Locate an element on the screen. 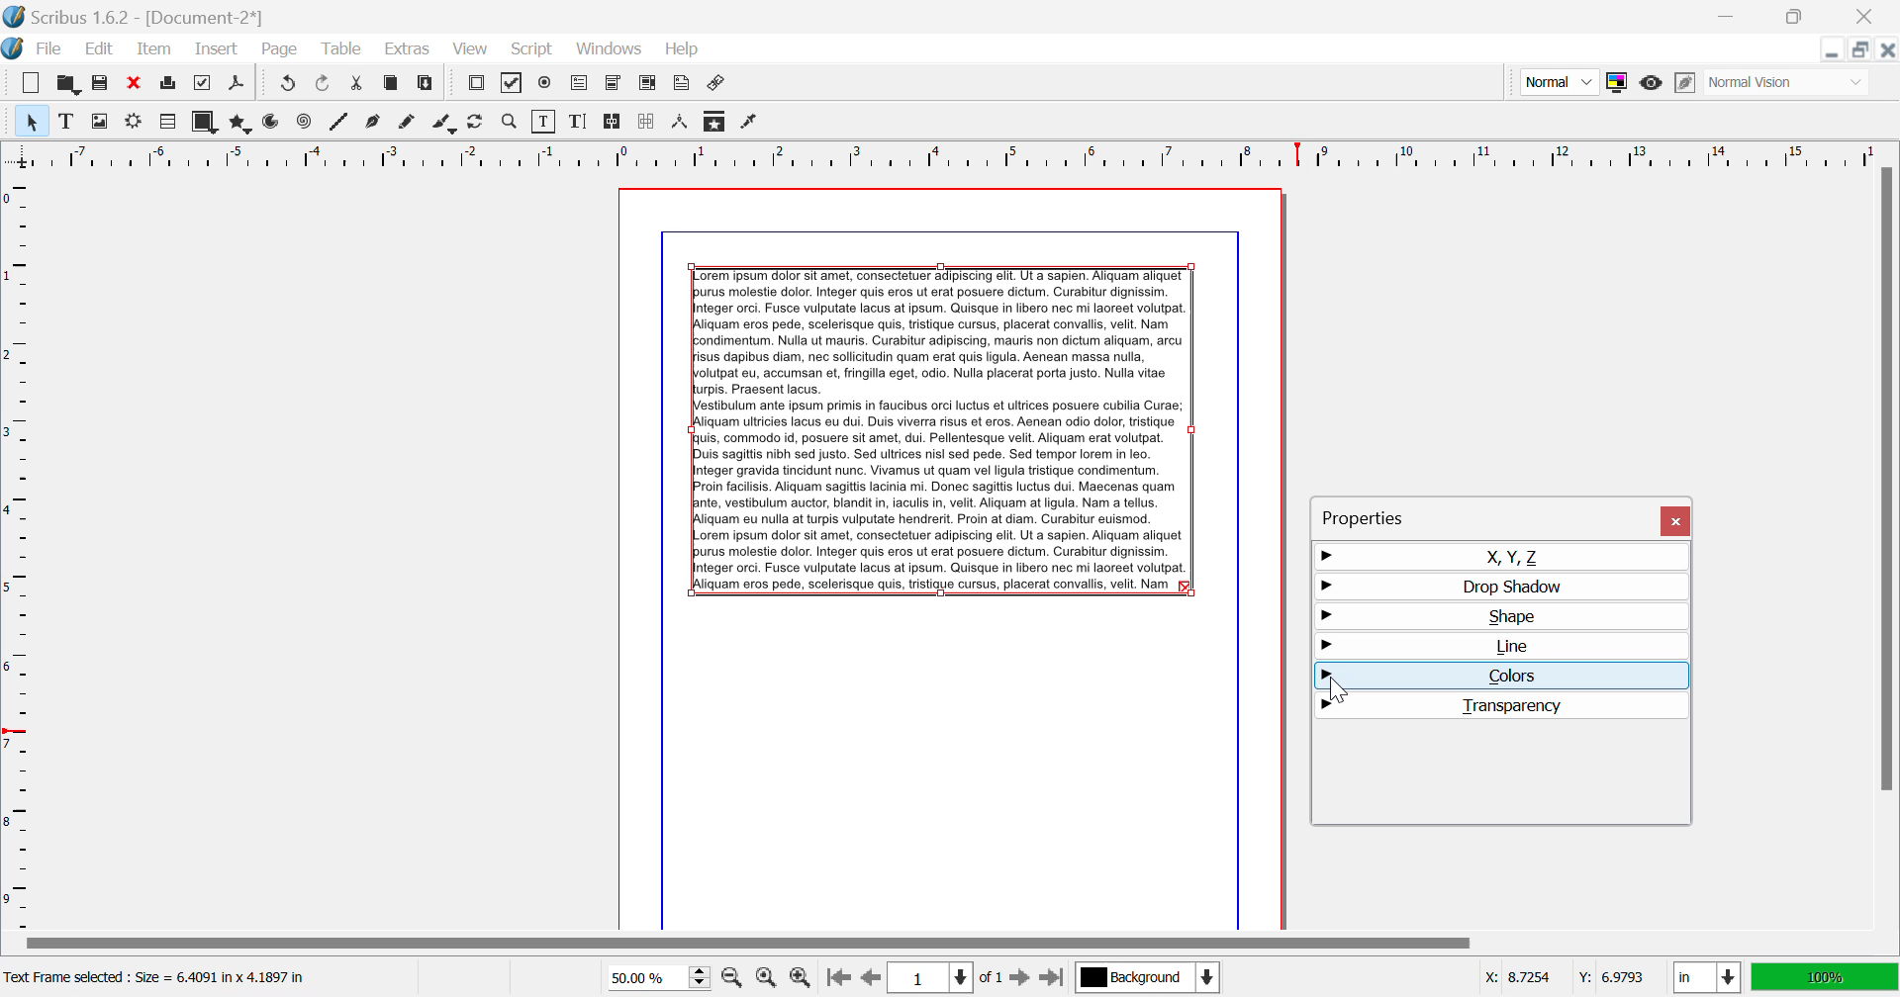 The image size is (1900, 997). Render Frame is located at coordinates (166, 123).